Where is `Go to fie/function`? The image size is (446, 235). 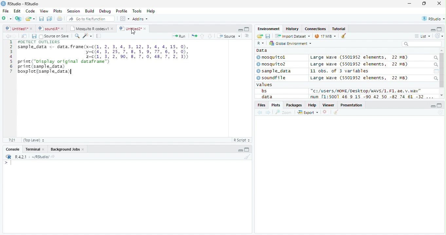 Go to fie/function is located at coordinates (91, 19).